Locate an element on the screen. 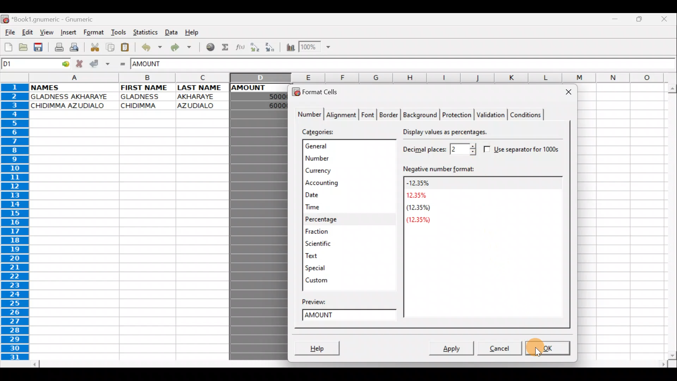 Image resolution: width=677 pixels, height=381 pixels. Categories is located at coordinates (322, 131).